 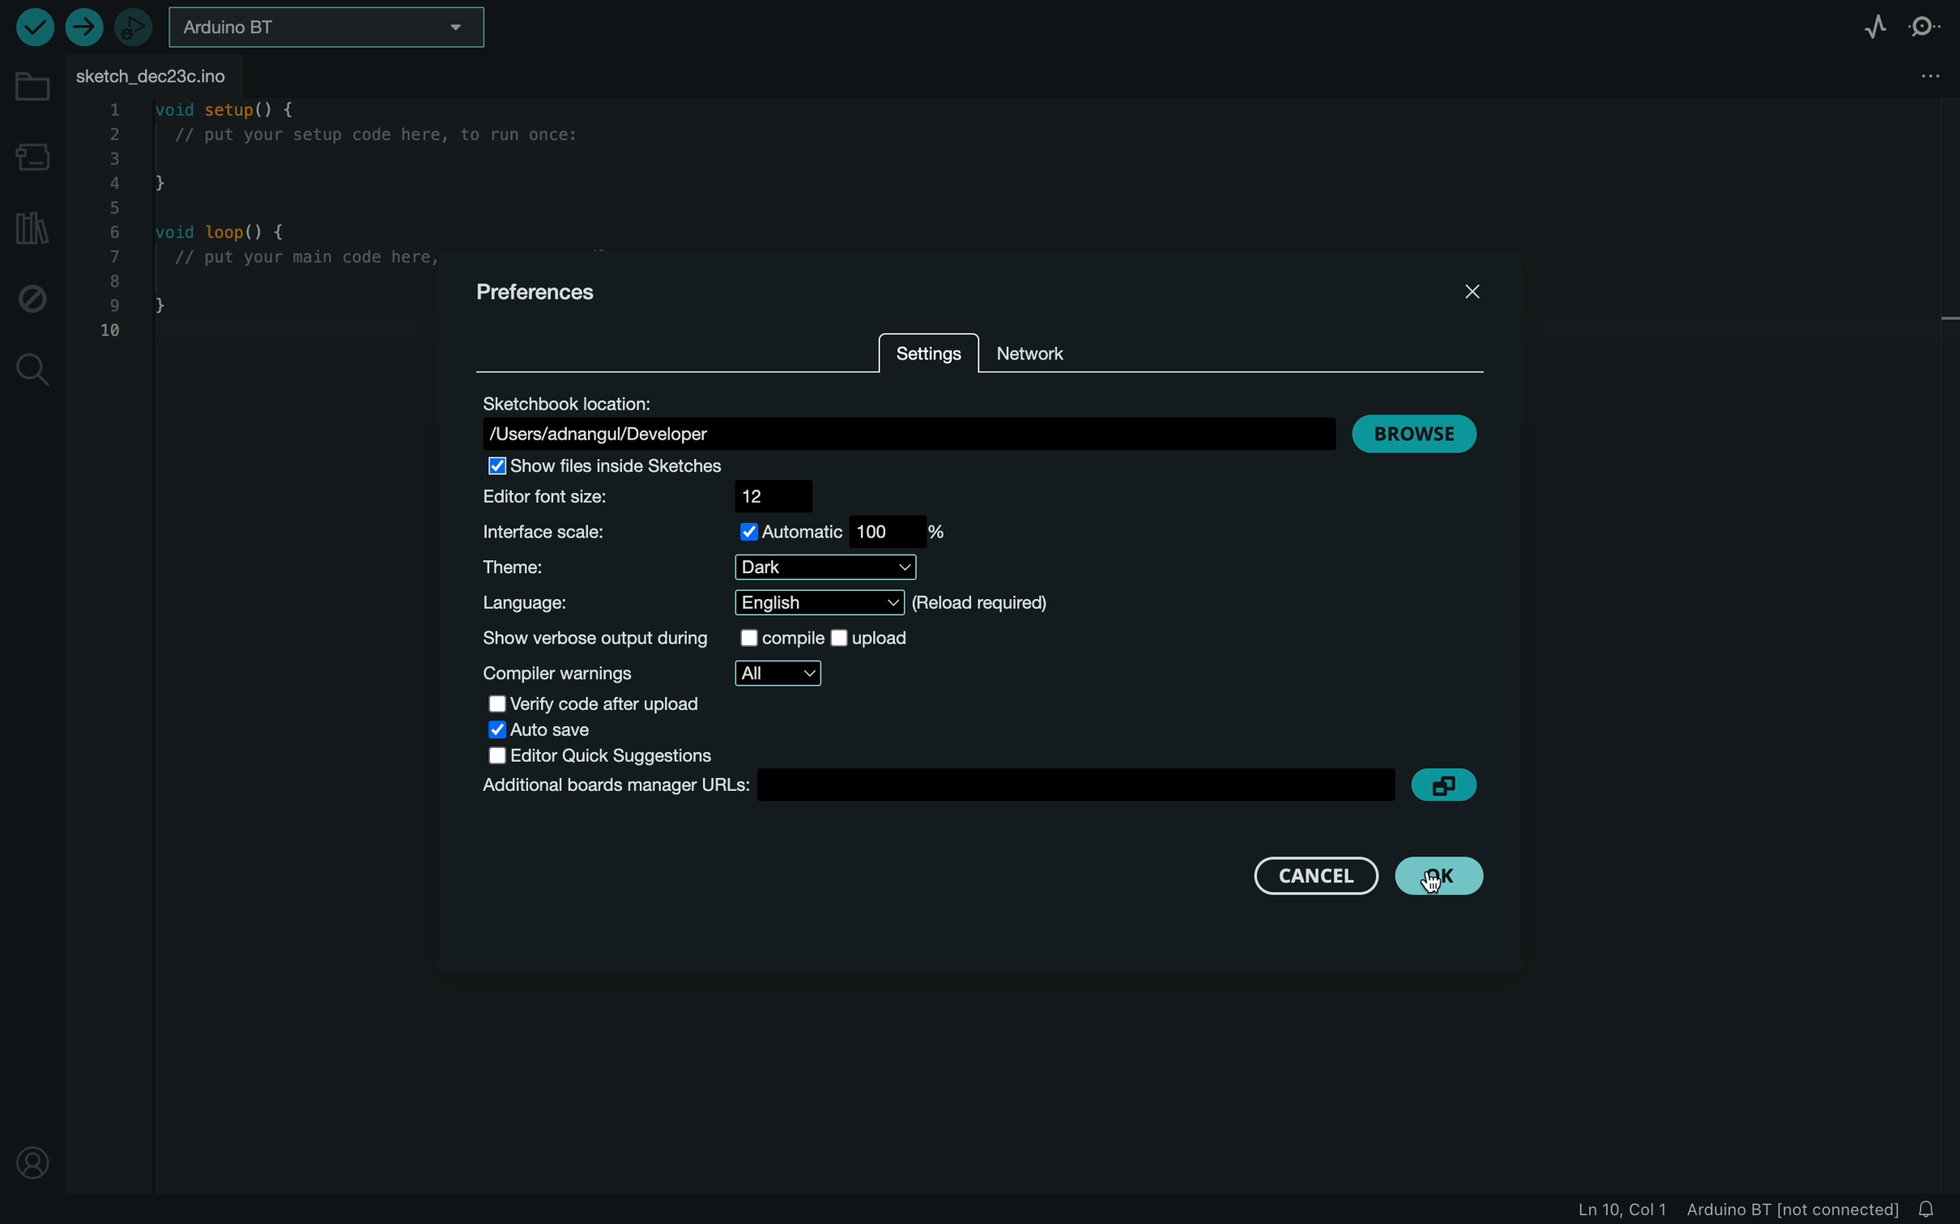 What do you see at coordinates (1417, 433) in the screenshot?
I see `browse` at bounding box center [1417, 433].